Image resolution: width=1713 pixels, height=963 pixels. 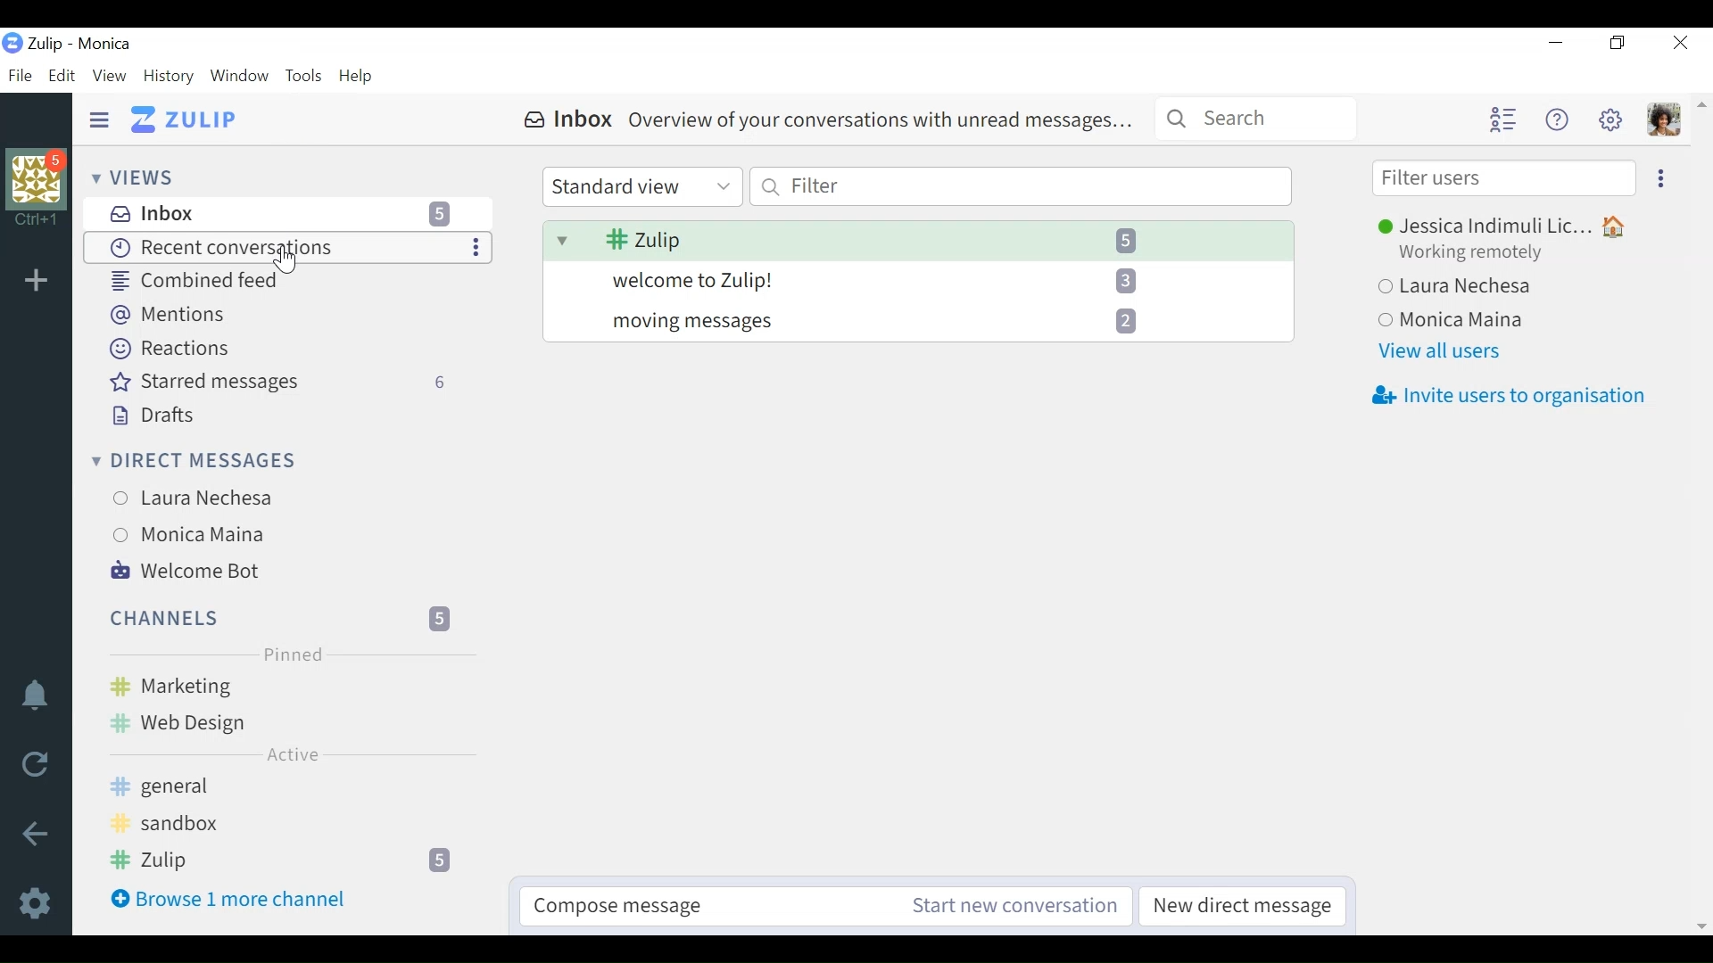 What do you see at coordinates (191, 571) in the screenshot?
I see `Welcome Bot` at bounding box center [191, 571].